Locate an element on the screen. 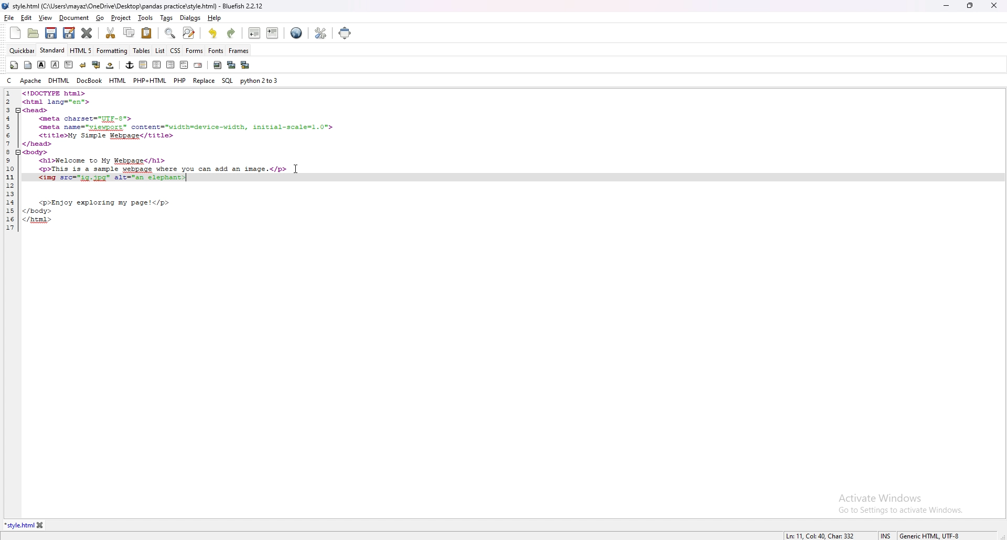  <p>Enjoy exploring my page!</p> is located at coordinates (105, 203).